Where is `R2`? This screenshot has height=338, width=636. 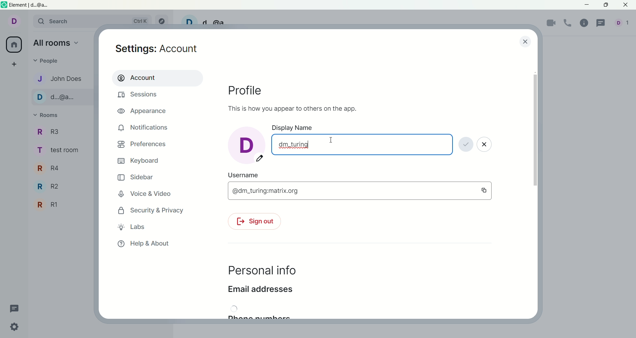 R2 is located at coordinates (51, 187).